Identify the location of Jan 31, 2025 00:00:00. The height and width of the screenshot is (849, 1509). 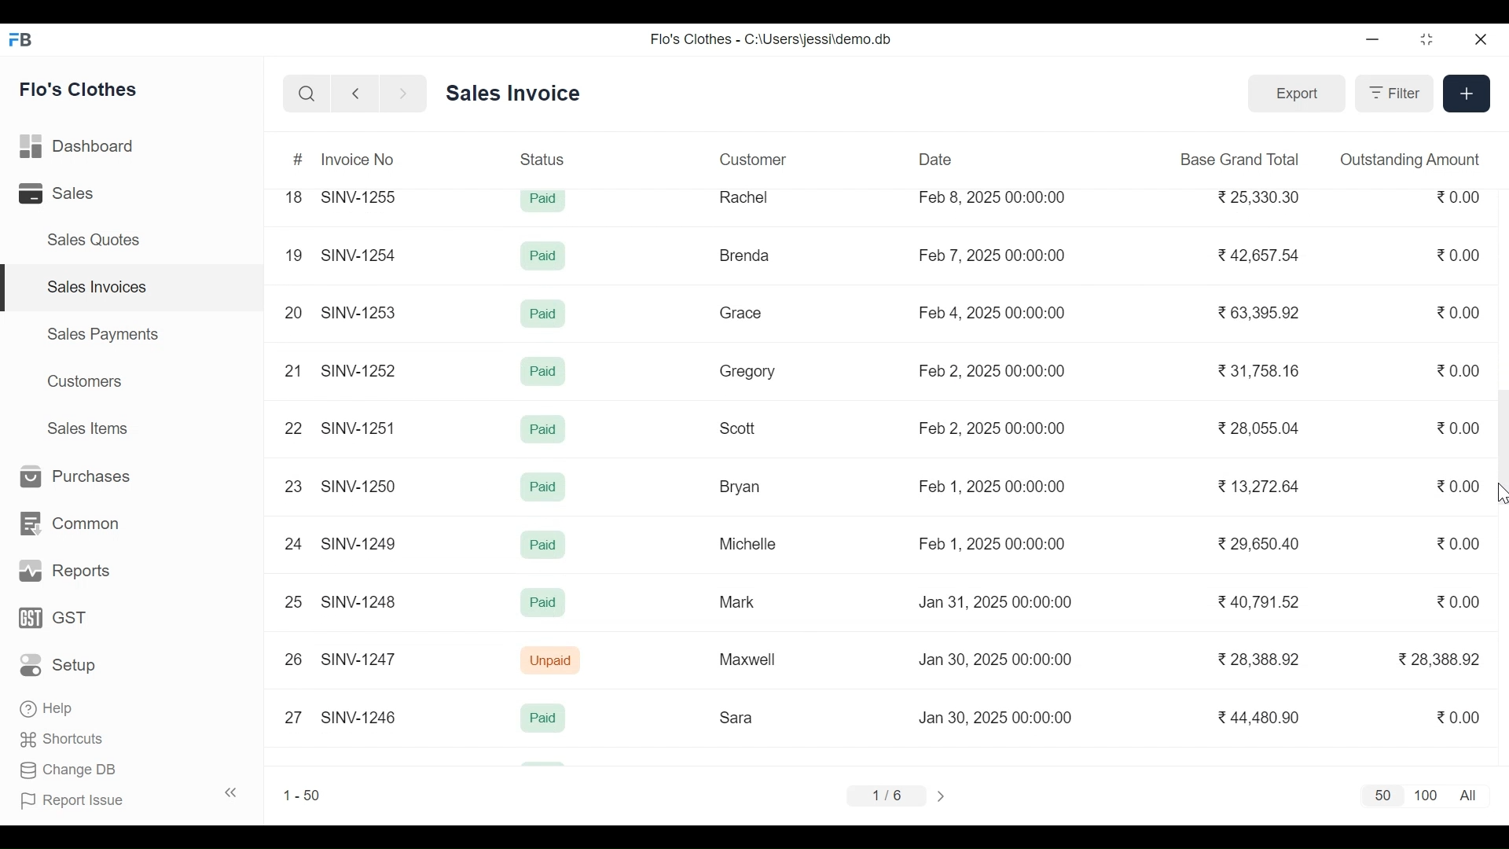
(996, 602).